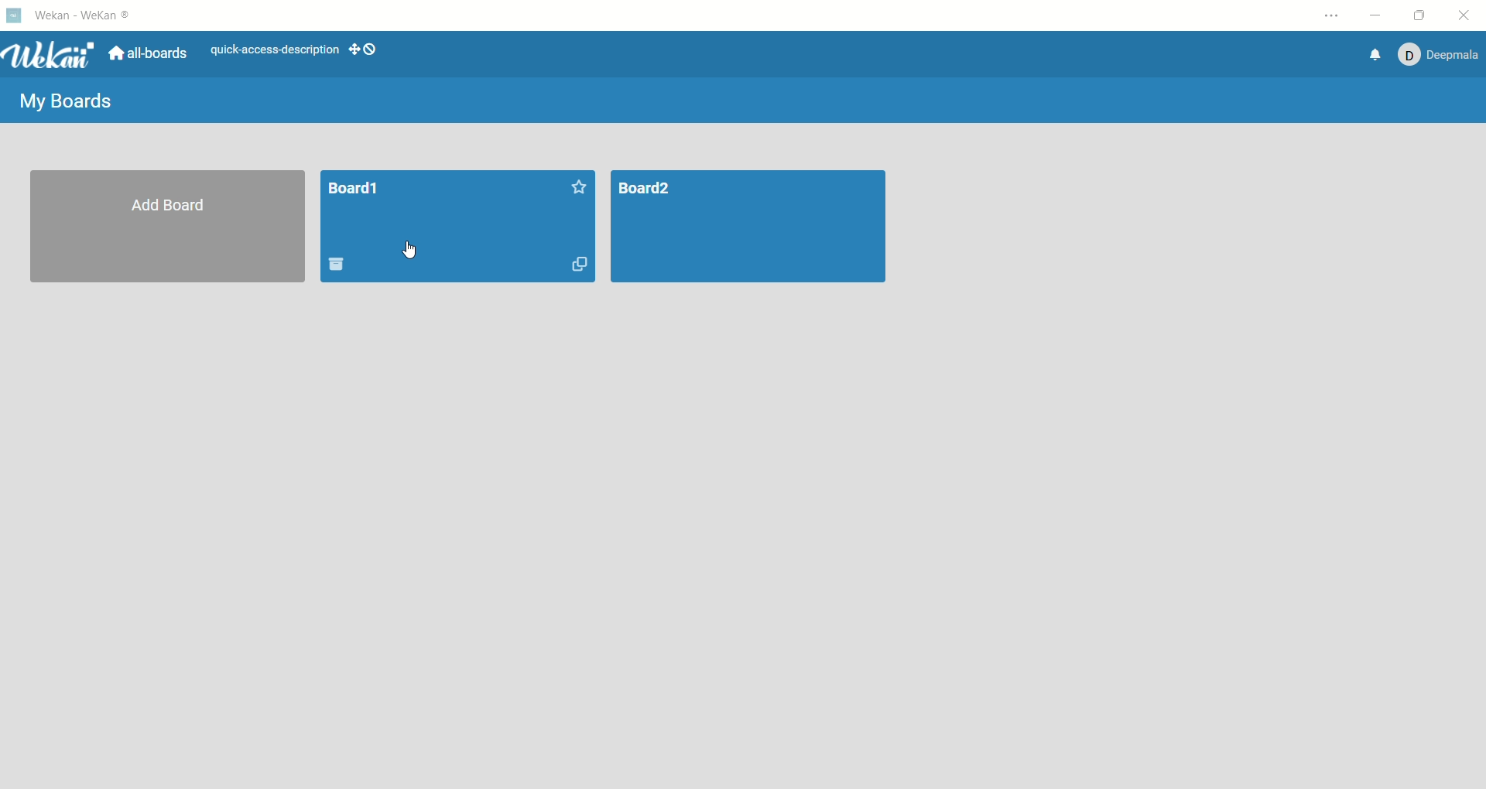  What do you see at coordinates (13, 13) in the screenshot?
I see `logo` at bounding box center [13, 13].